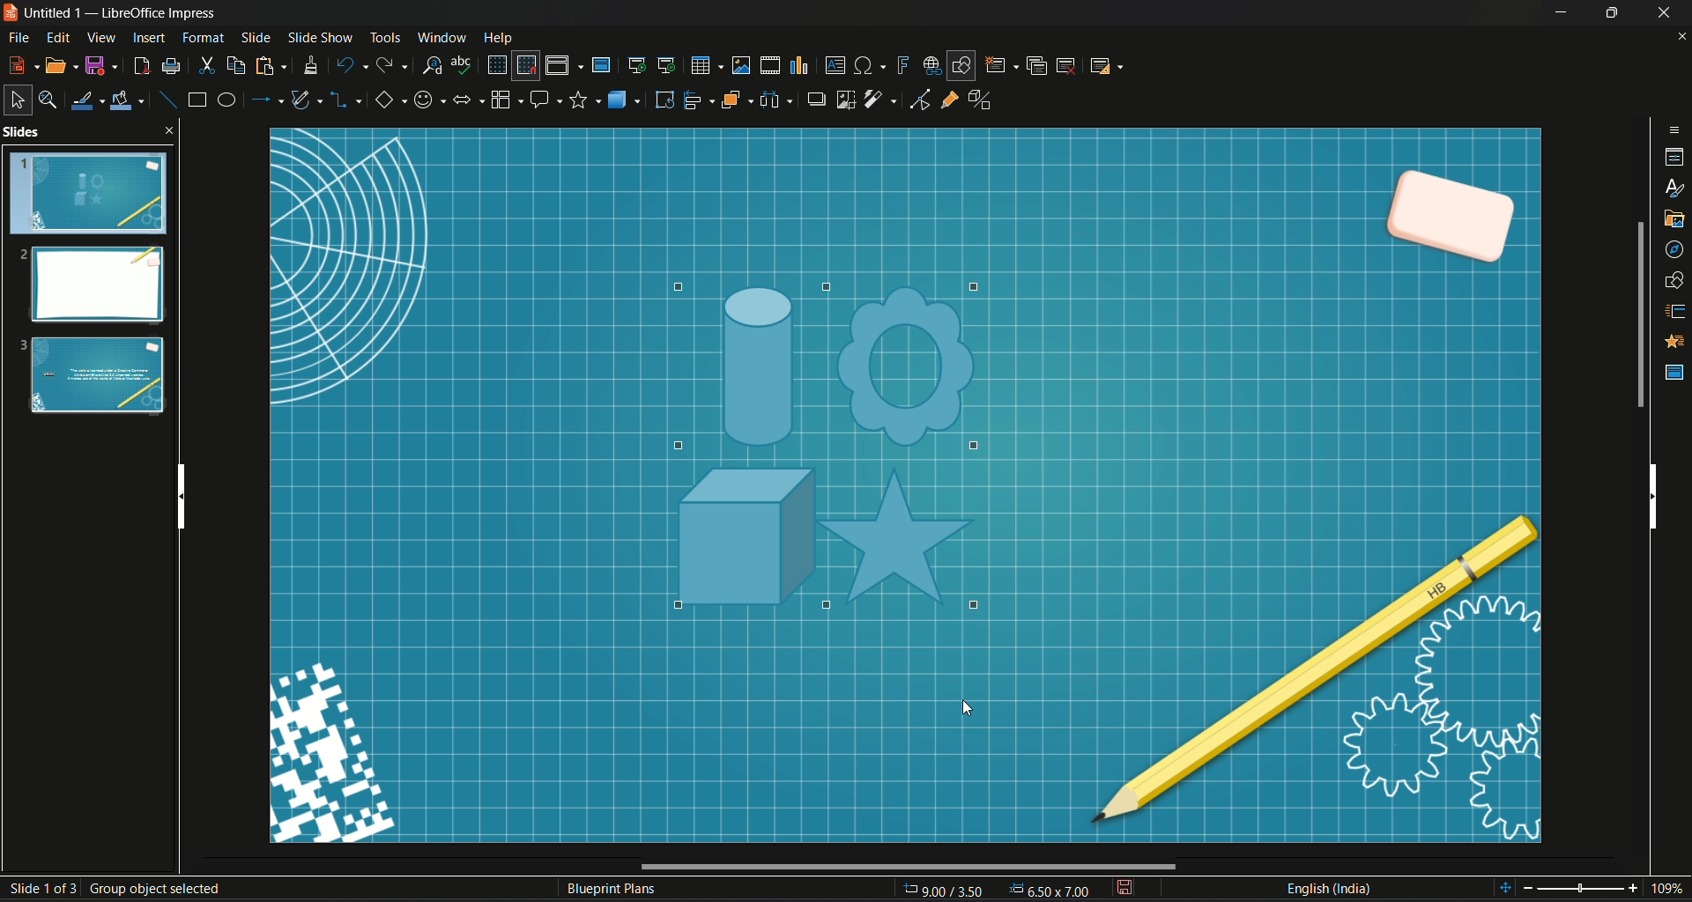  Describe the element at coordinates (1676, 342) in the screenshot. I see `Animation` at that location.